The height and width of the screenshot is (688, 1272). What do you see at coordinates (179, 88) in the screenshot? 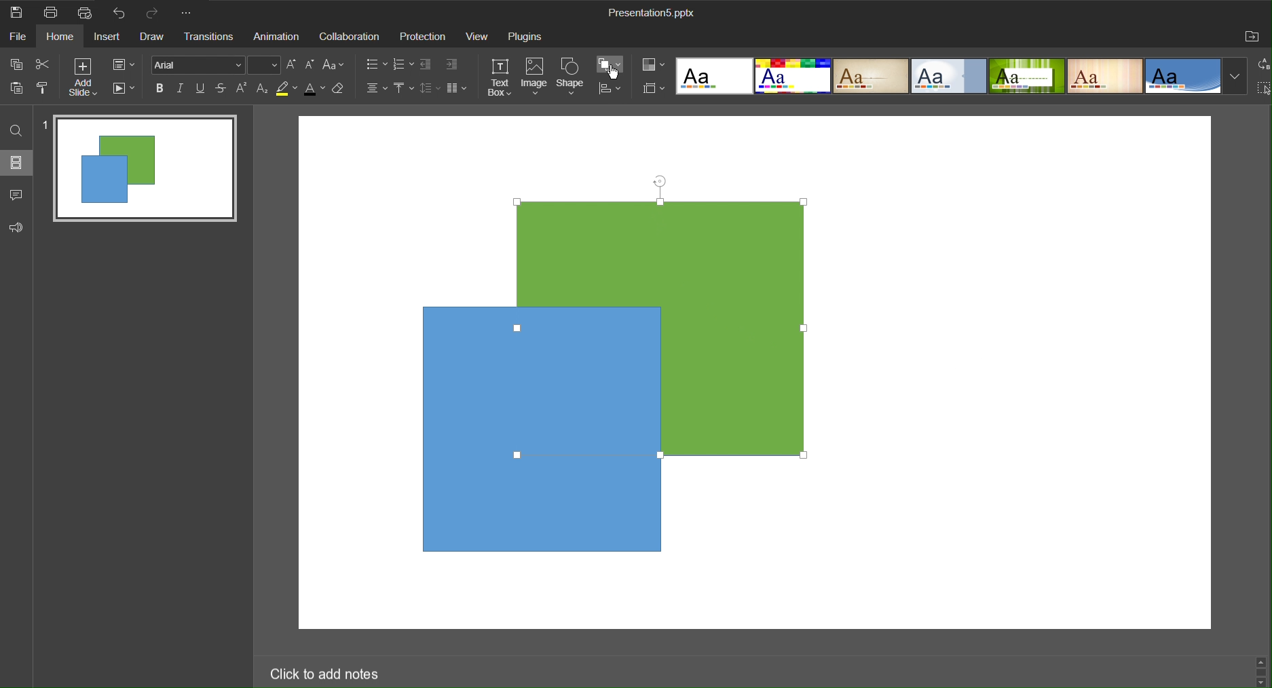
I see `Italic` at bounding box center [179, 88].